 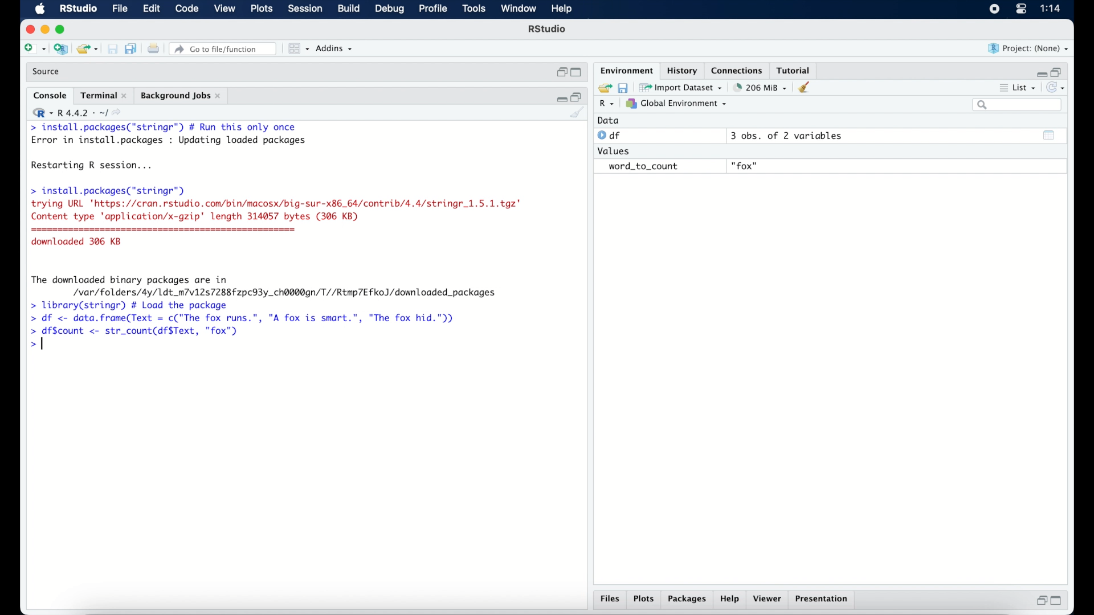 What do you see at coordinates (60, 50) in the screenshot?
I see `create new project` at bounding box center [60, 50].